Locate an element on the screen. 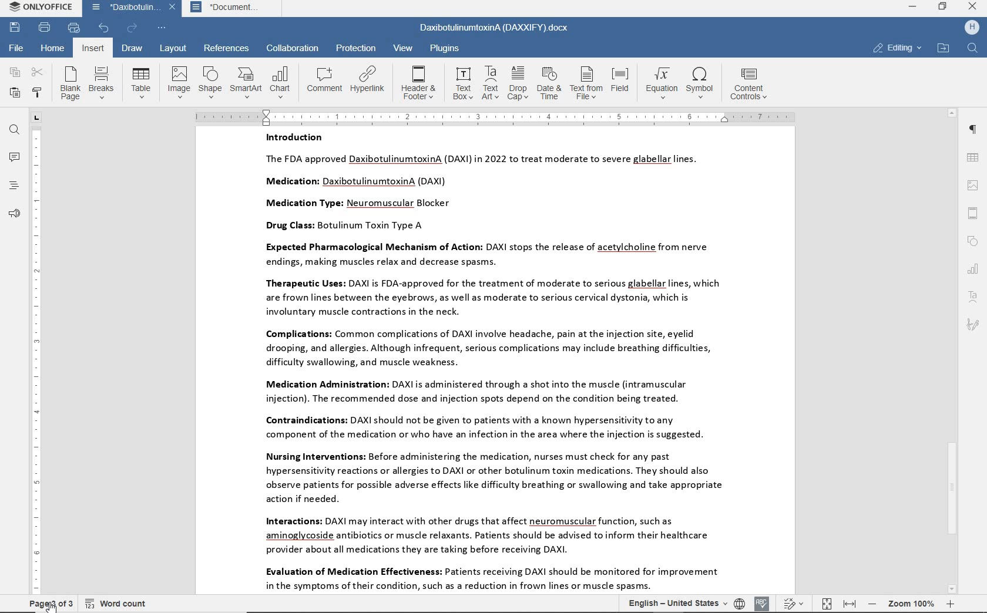 This screenshot has height=613, width=987. support & feedback is located at coordinates (15, 213).